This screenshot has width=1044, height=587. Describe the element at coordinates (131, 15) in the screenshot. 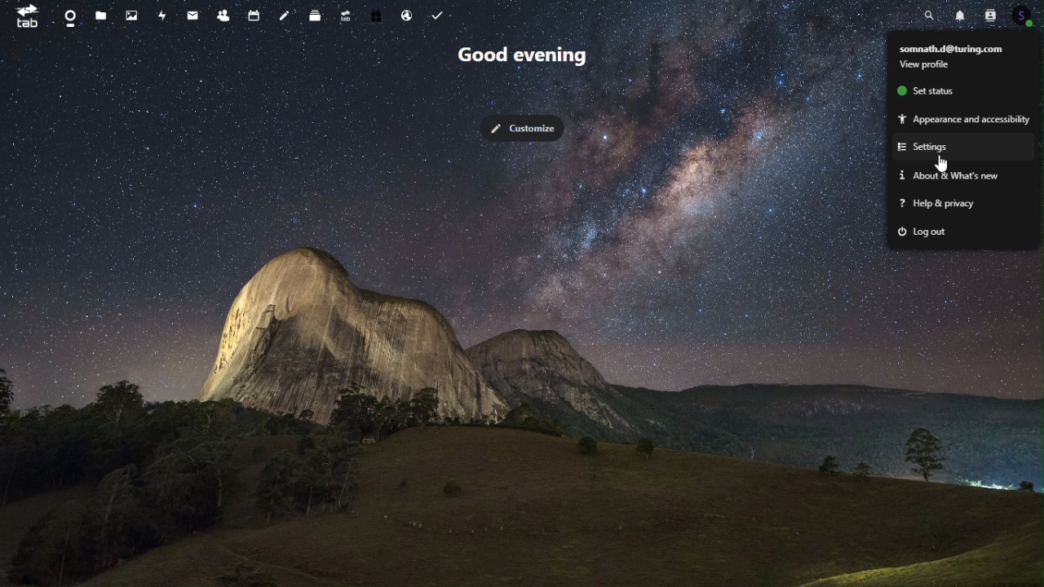

I see `photo` at that location.